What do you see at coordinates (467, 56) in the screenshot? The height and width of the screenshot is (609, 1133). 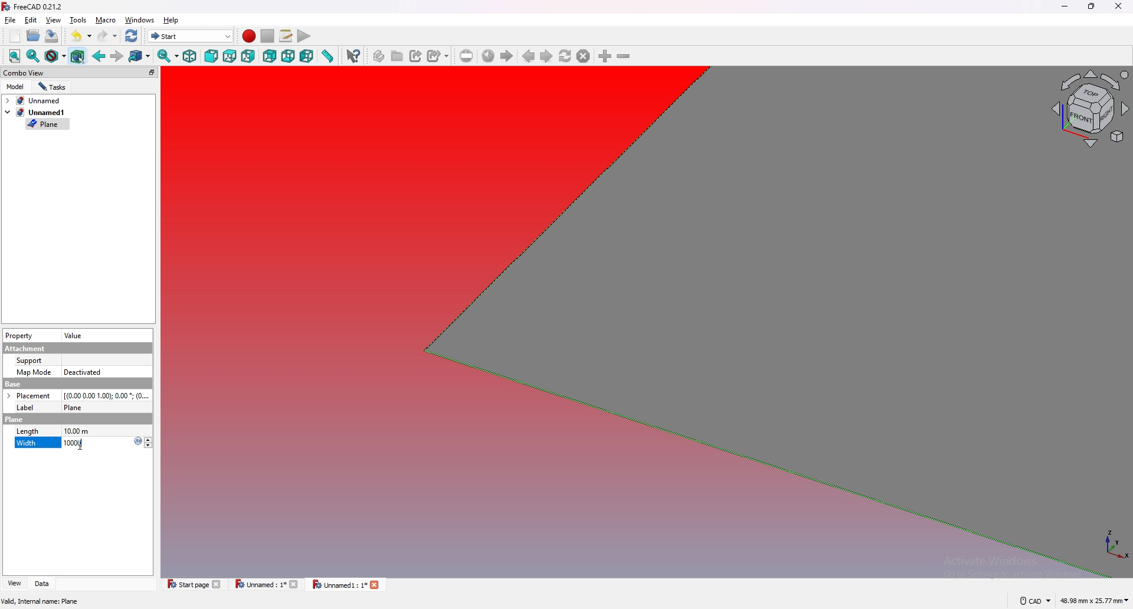 I see `set url` at bounding box center [467, 56].